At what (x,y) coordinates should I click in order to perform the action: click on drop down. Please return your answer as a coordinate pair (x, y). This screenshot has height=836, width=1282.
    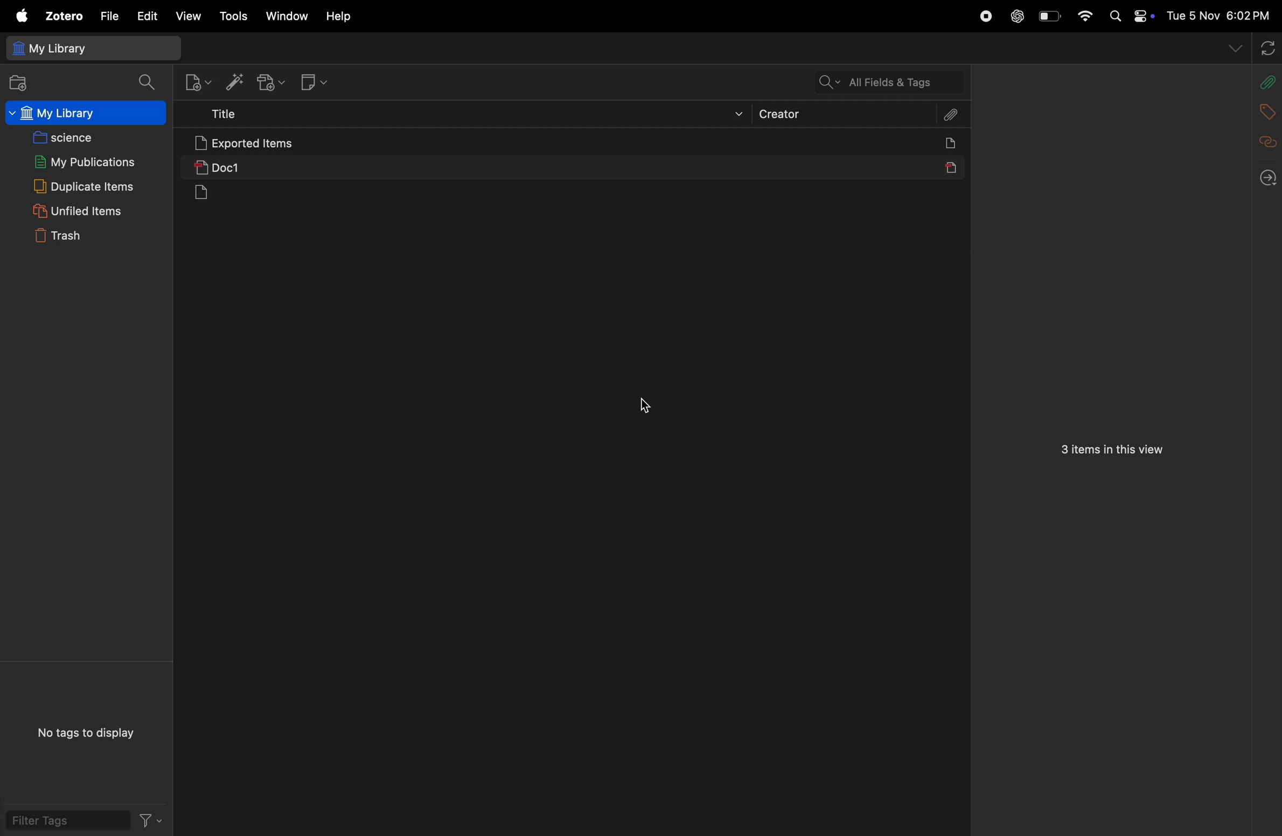
    Looking at the image, I should click on (1232, 47).